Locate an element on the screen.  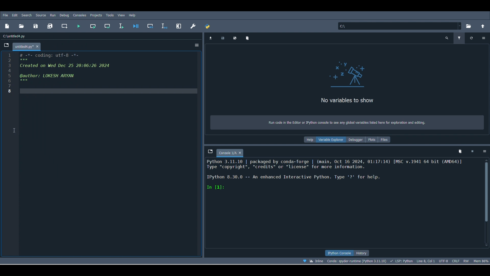
Tools is located at coordinates (110, 15).